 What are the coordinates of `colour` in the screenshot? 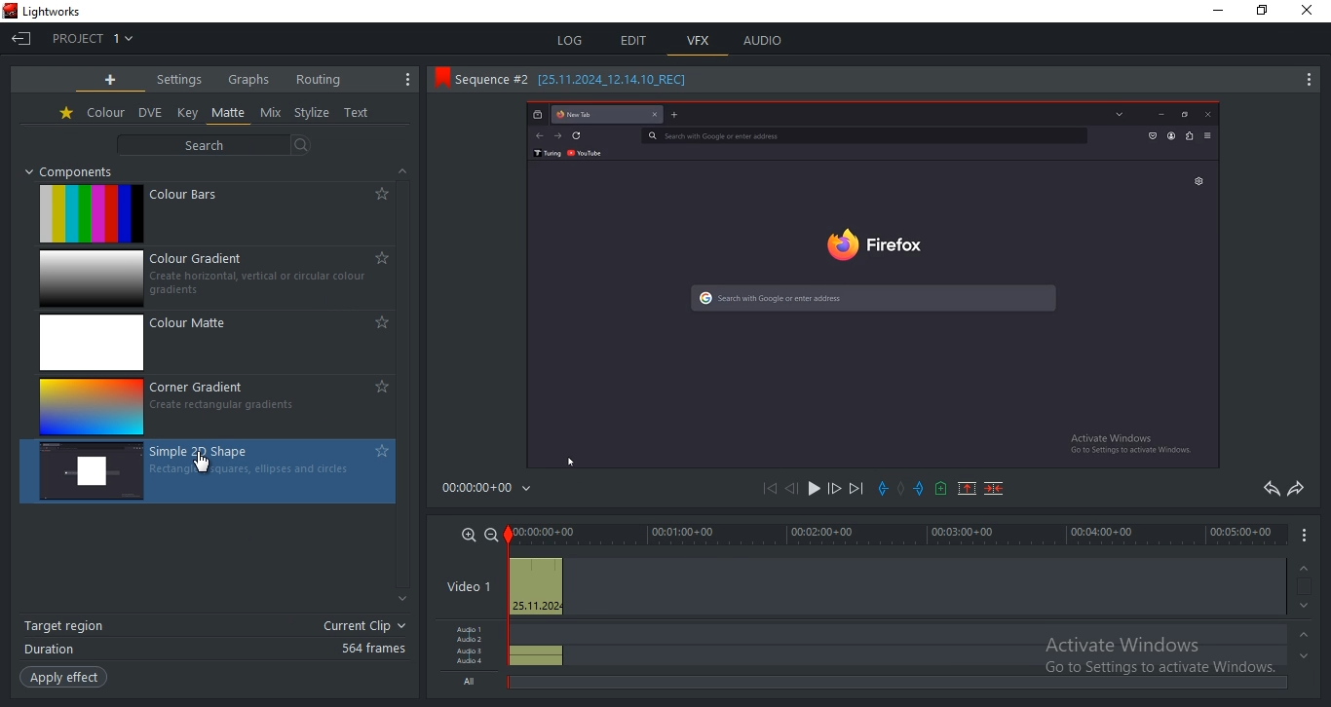 It's located at (106, 113).